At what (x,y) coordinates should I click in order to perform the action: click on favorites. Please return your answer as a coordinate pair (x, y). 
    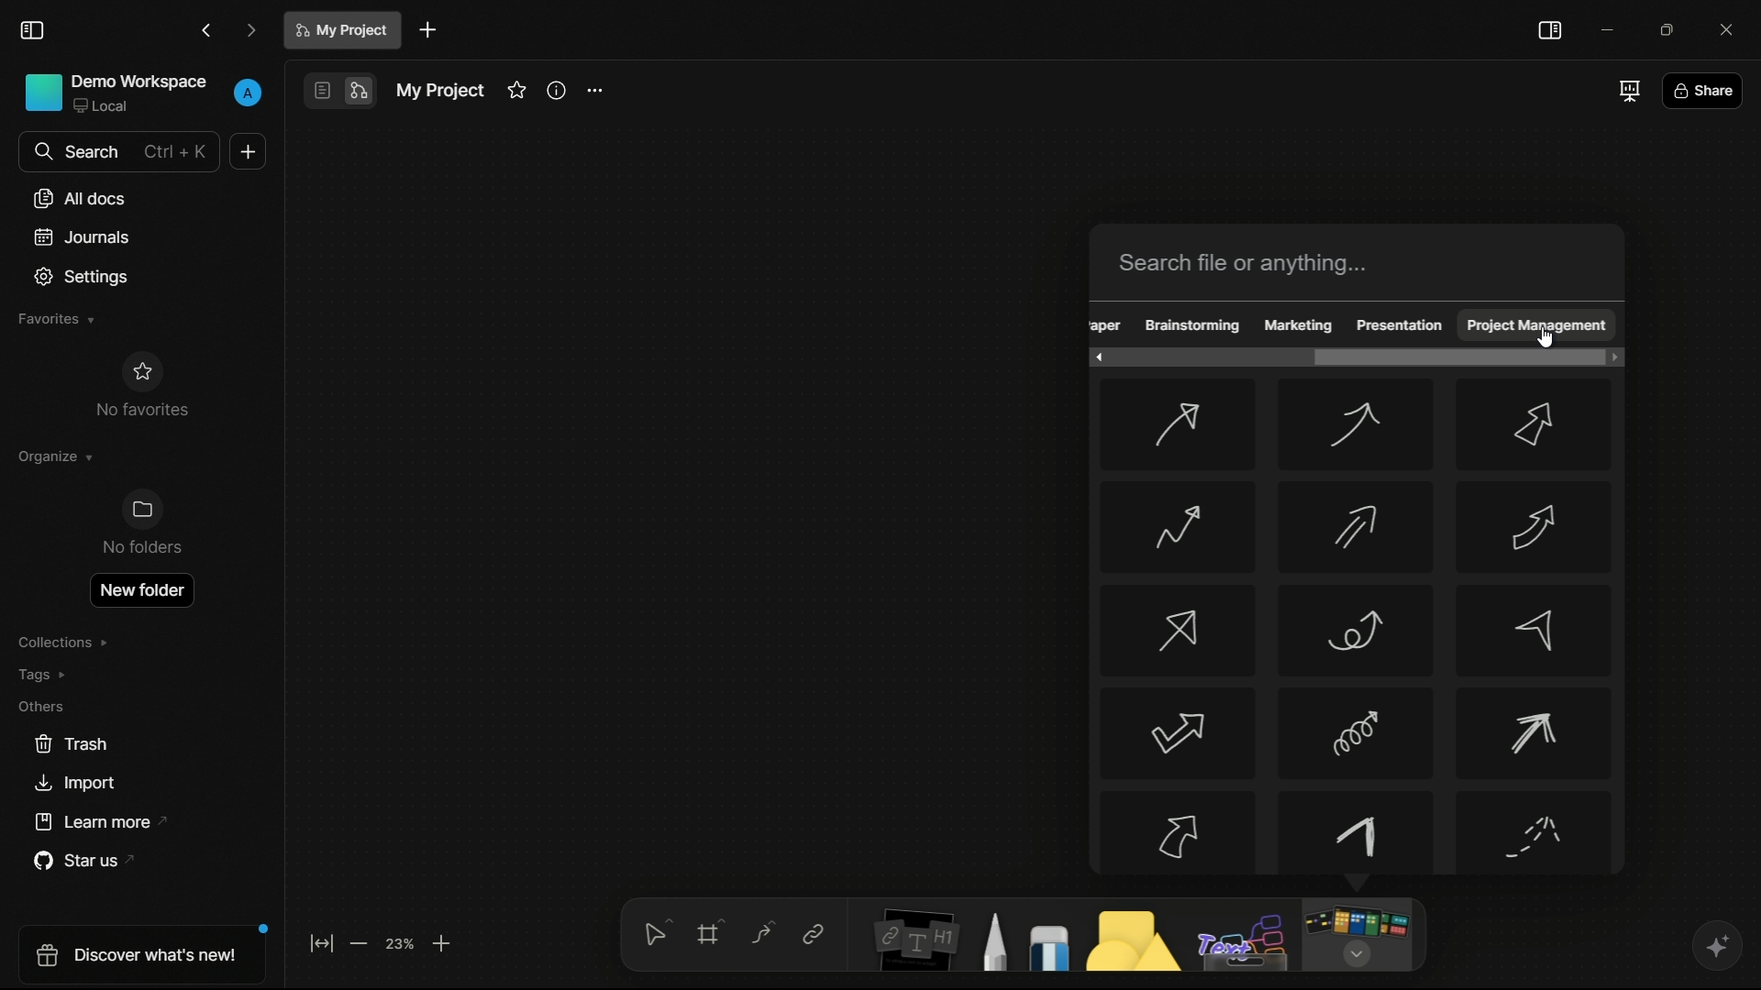
    Looking at the image, I should click on (516, 90).